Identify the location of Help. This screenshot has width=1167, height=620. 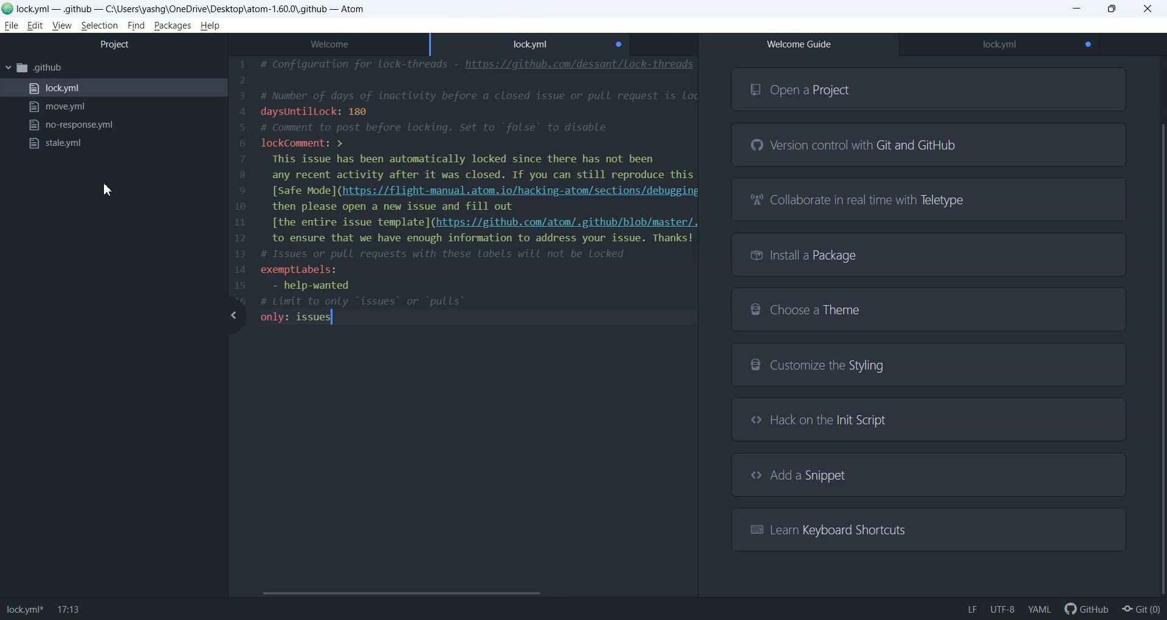
(210, 26).